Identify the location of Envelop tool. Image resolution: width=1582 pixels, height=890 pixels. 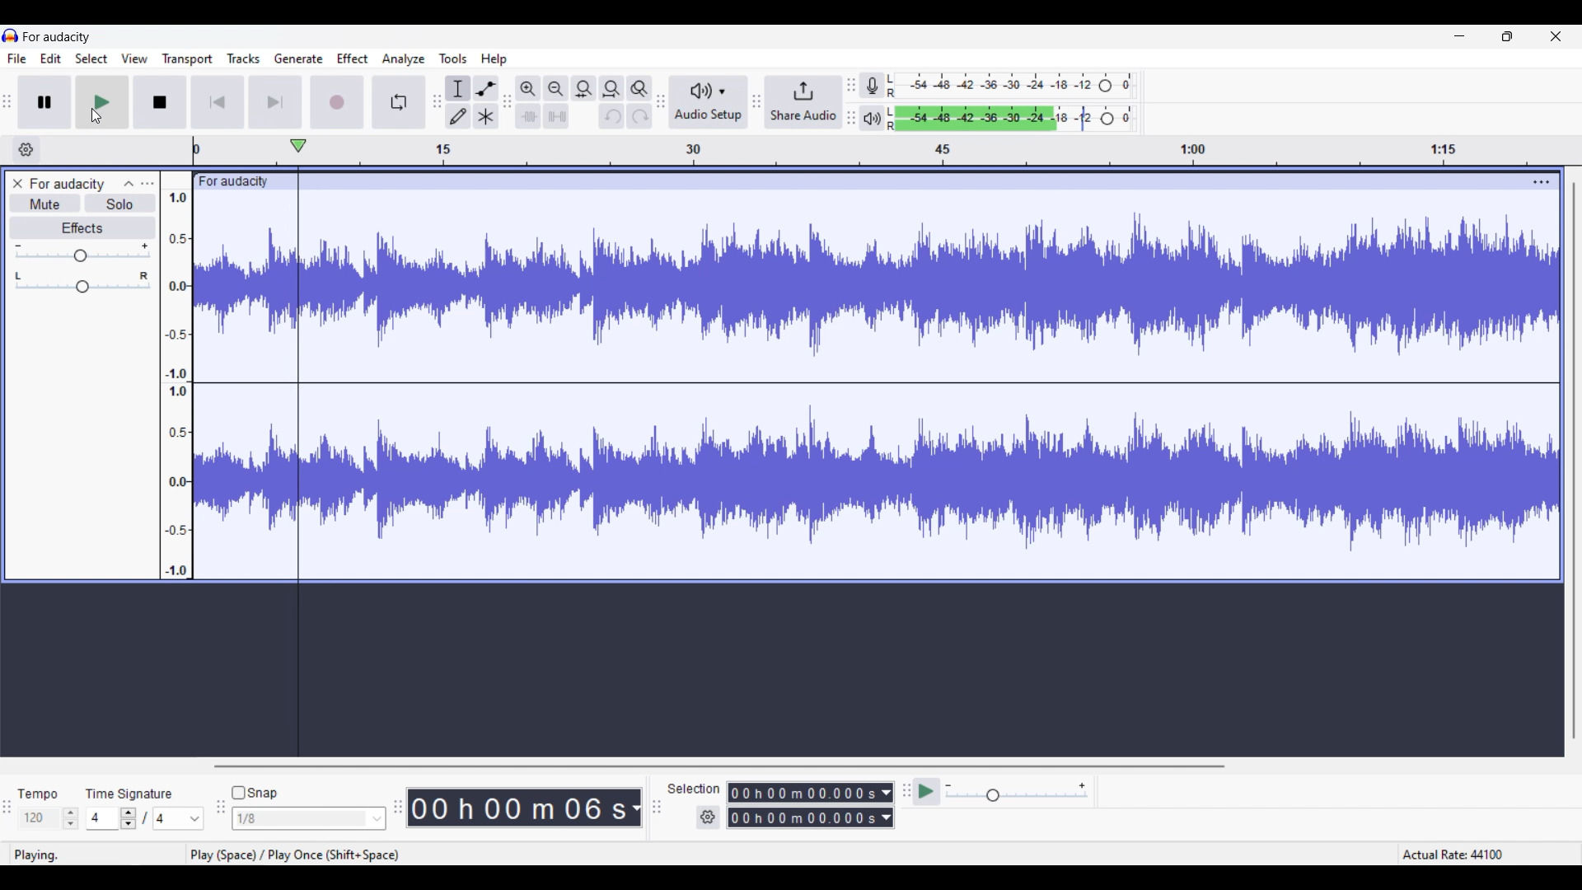
(486, 88).